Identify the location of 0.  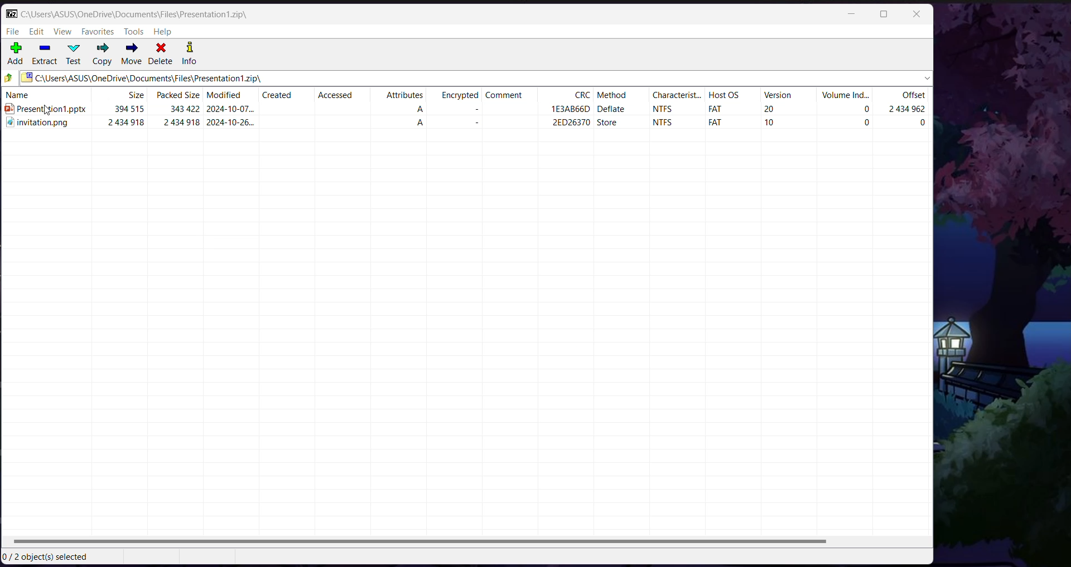
(854, 111).